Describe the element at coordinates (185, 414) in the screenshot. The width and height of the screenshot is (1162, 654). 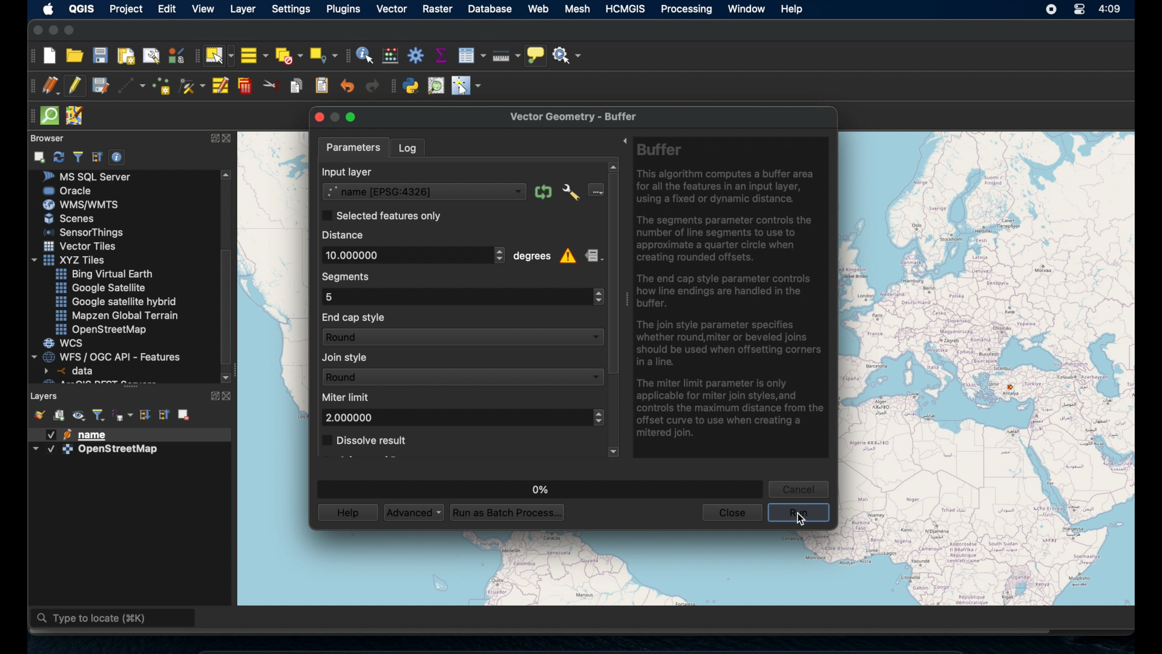
I see `remove layer/group` at that location.